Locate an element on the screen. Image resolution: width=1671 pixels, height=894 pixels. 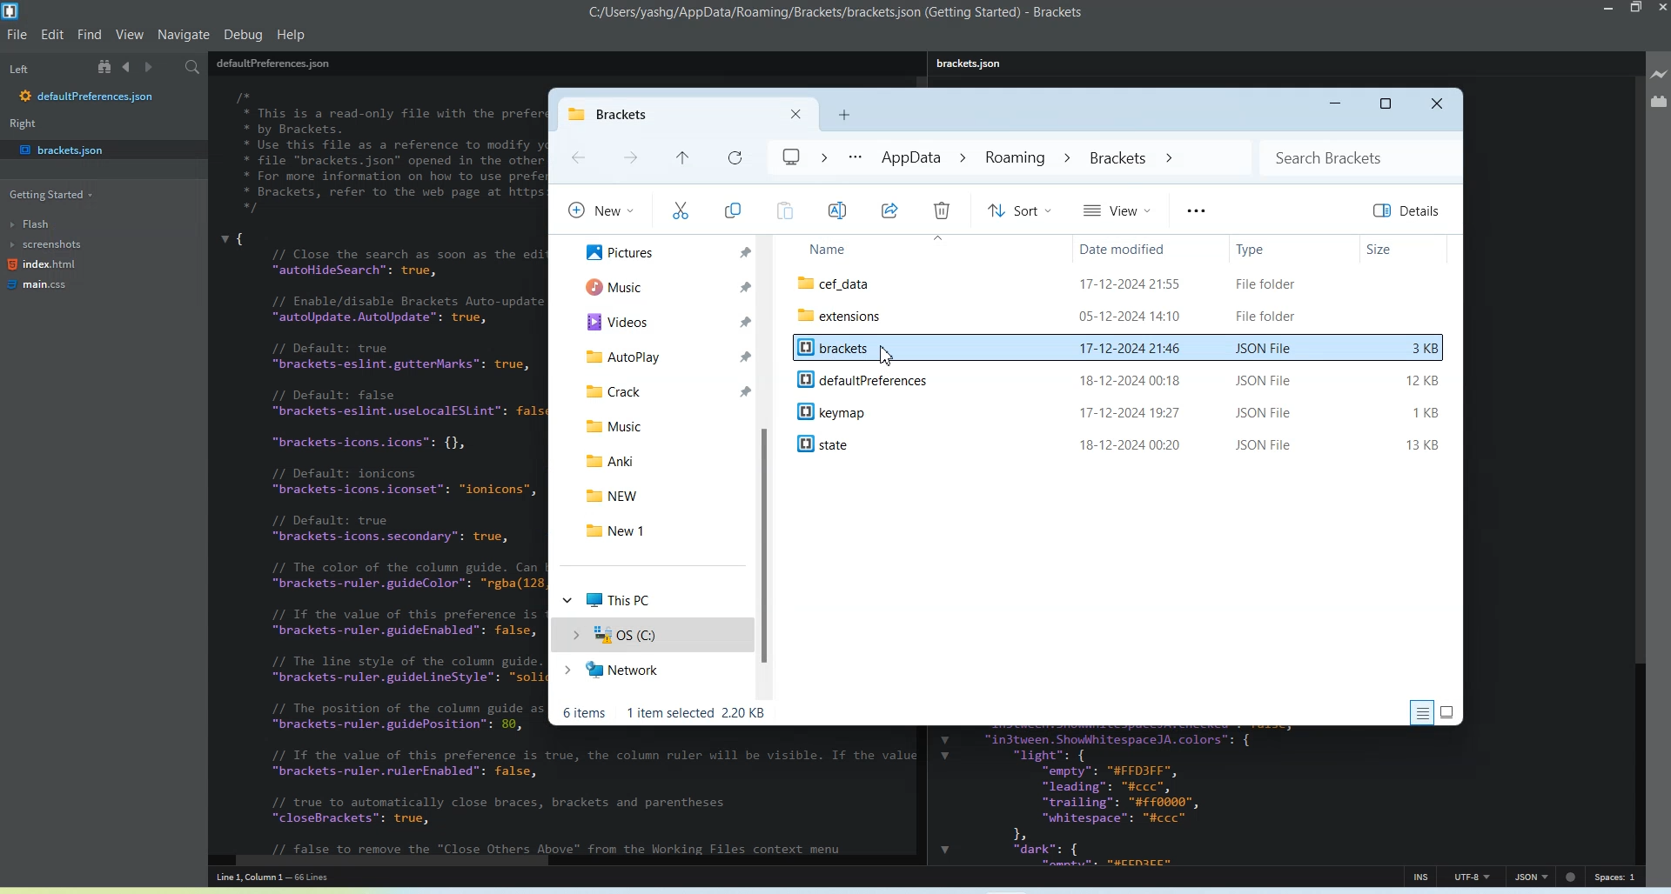
NEW is located at coordinates (662, 493).